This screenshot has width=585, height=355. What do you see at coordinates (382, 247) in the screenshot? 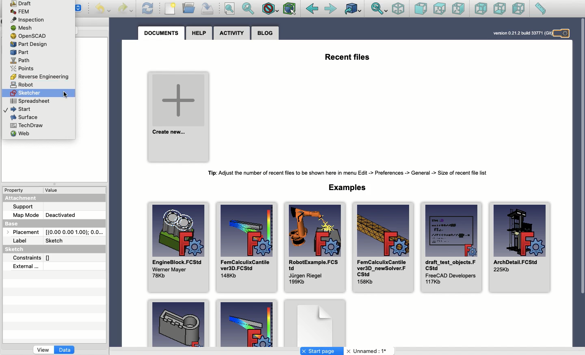
I see `FemCalculixCantile` at bounding box center [382, 247].